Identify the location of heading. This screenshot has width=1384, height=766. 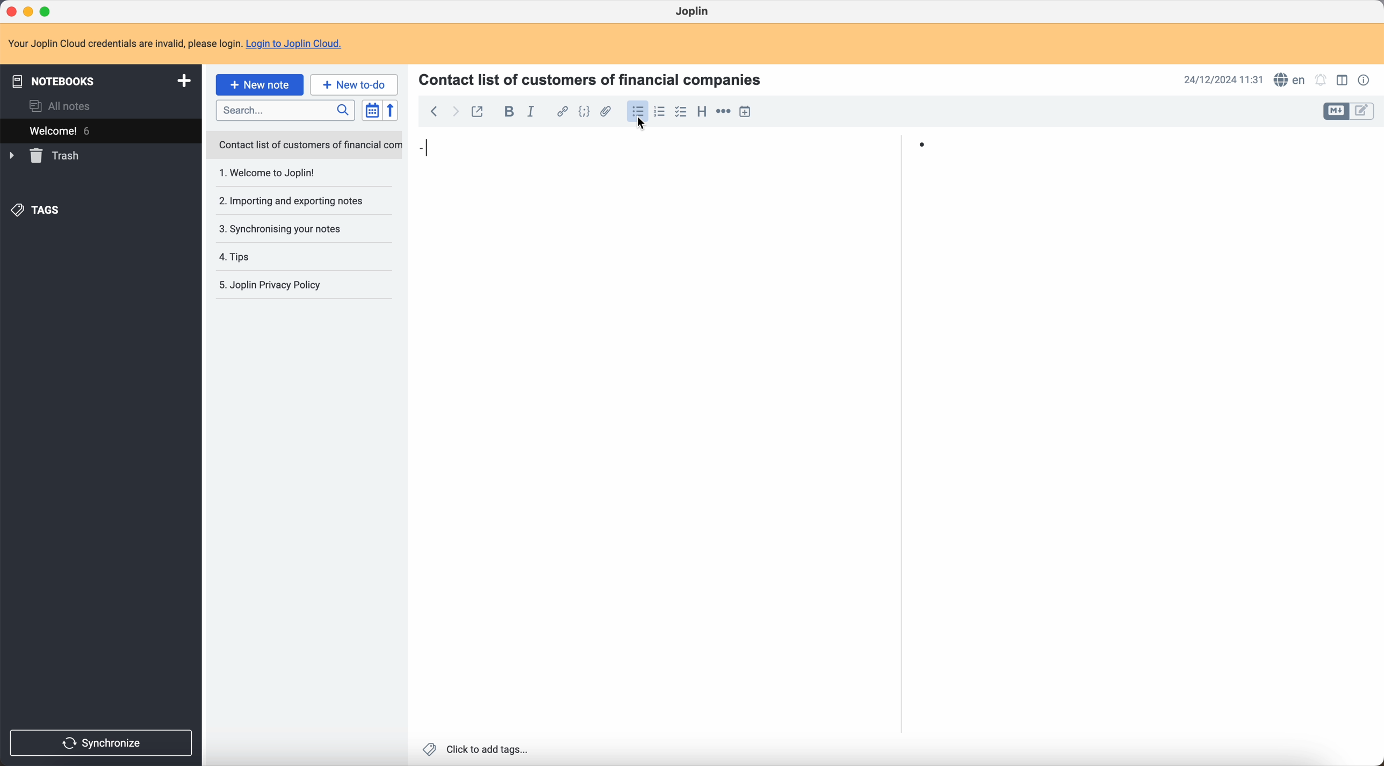
(702, 112).